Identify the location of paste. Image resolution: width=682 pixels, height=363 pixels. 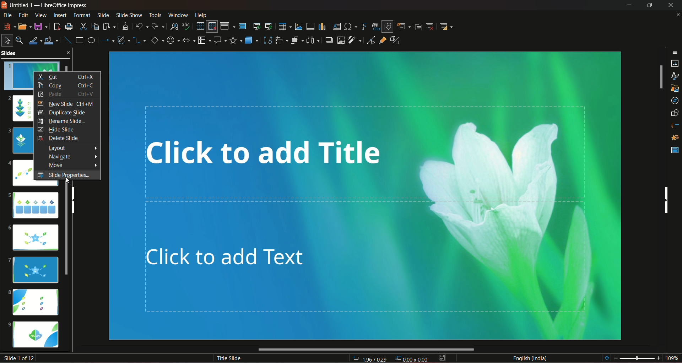
(54, 94).